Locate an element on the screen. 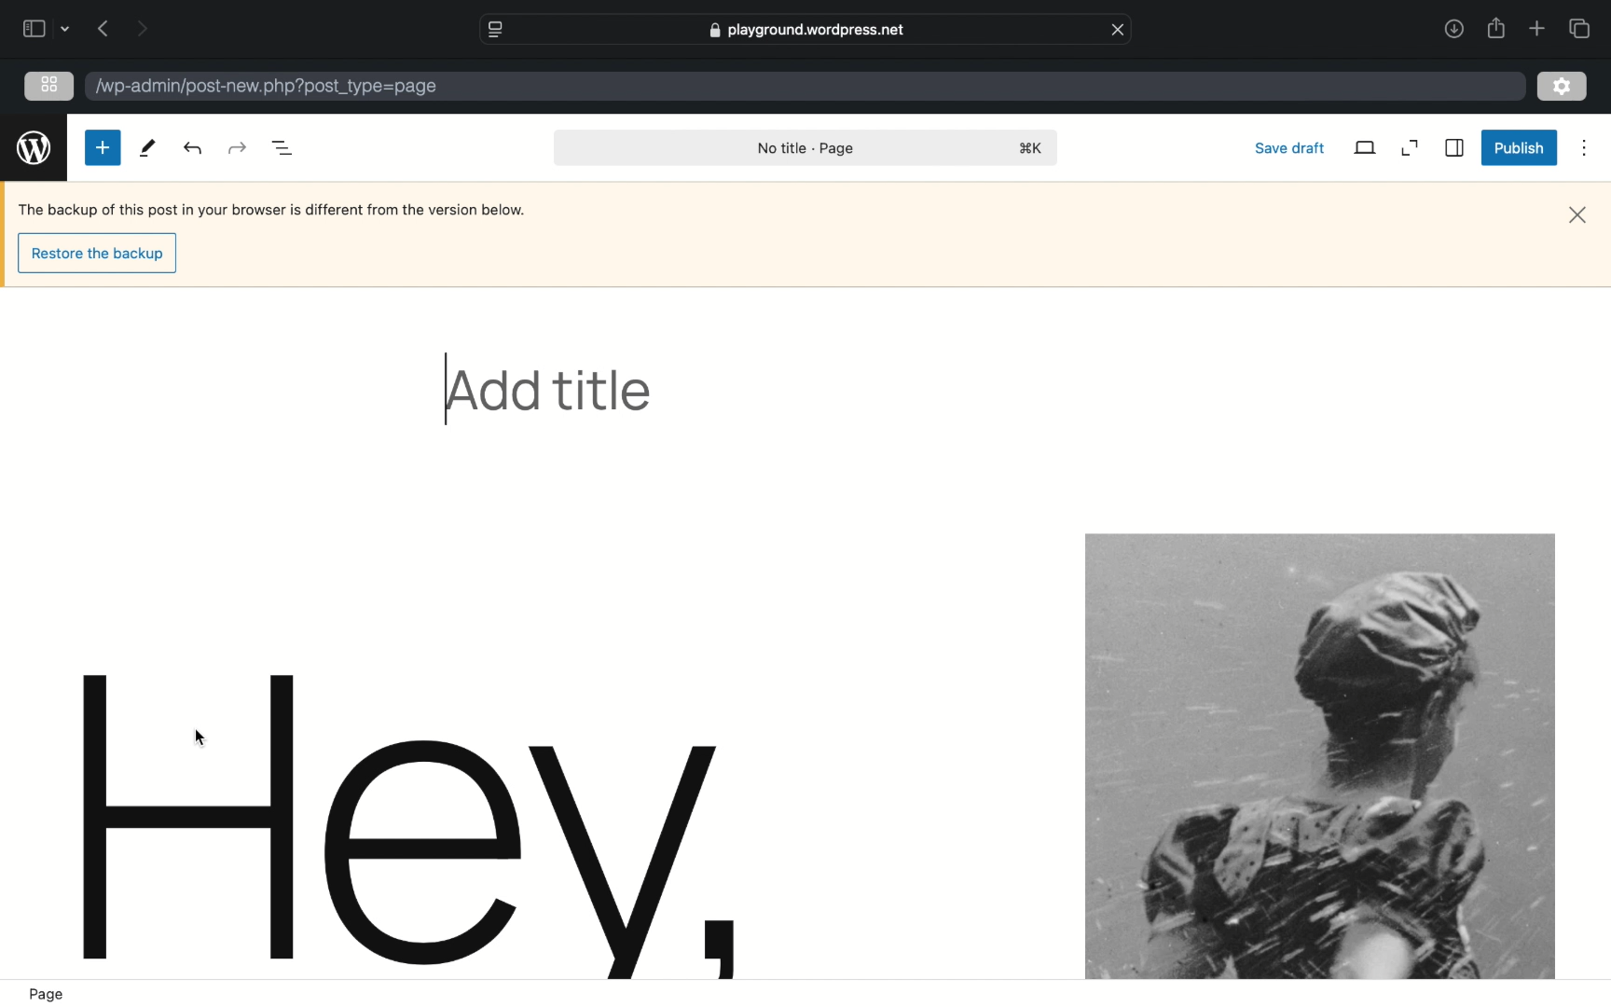  photo is located at coordinates (1319, 755).